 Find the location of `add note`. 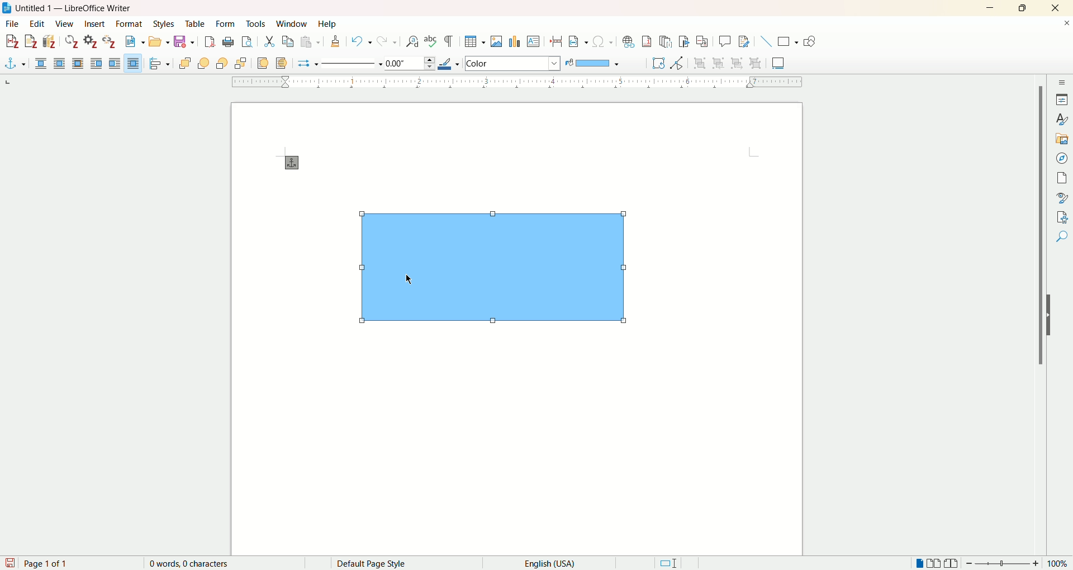

add note is located at coordinates (31, 41).